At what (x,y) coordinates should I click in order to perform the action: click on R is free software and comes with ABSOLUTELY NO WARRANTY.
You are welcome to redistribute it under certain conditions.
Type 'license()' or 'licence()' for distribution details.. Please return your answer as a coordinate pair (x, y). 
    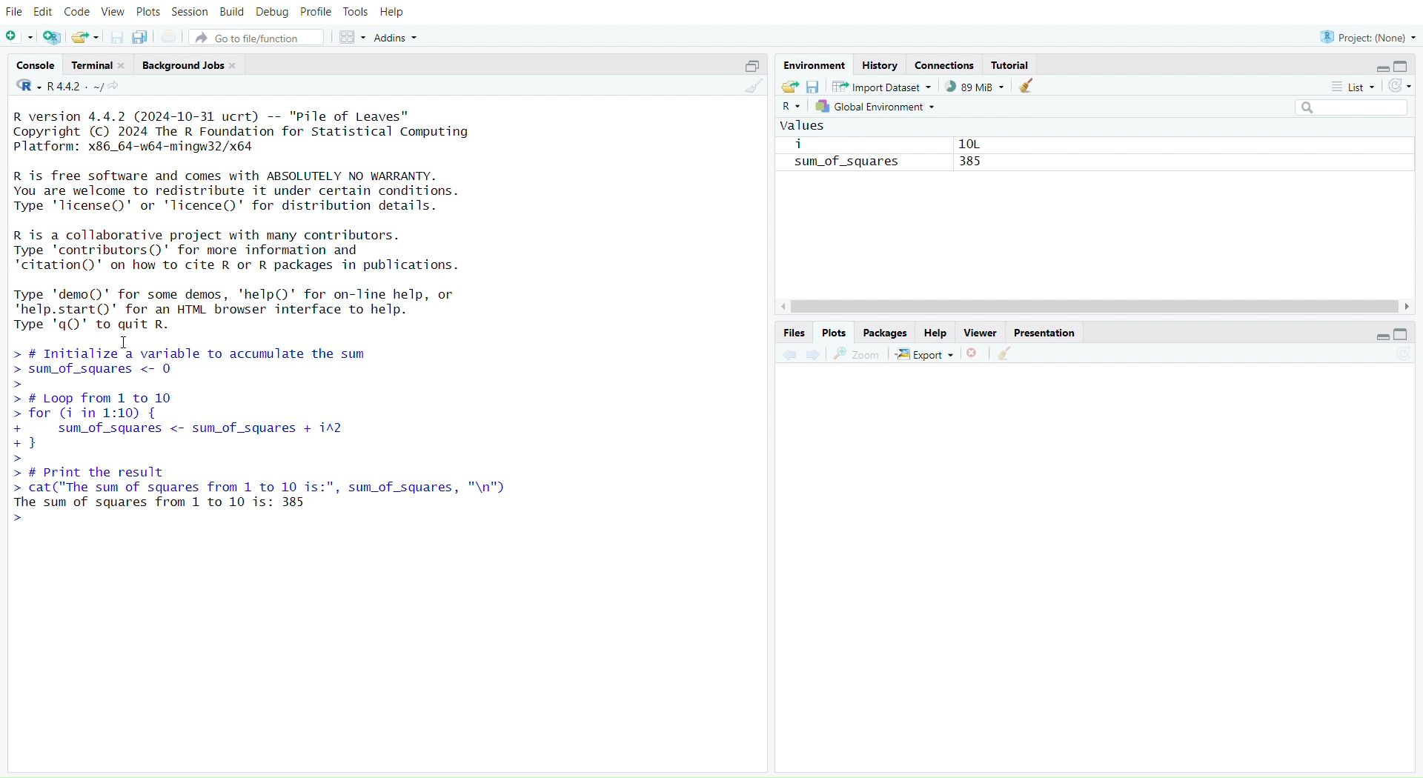
    Looking at the image, I should click on (246, 192).